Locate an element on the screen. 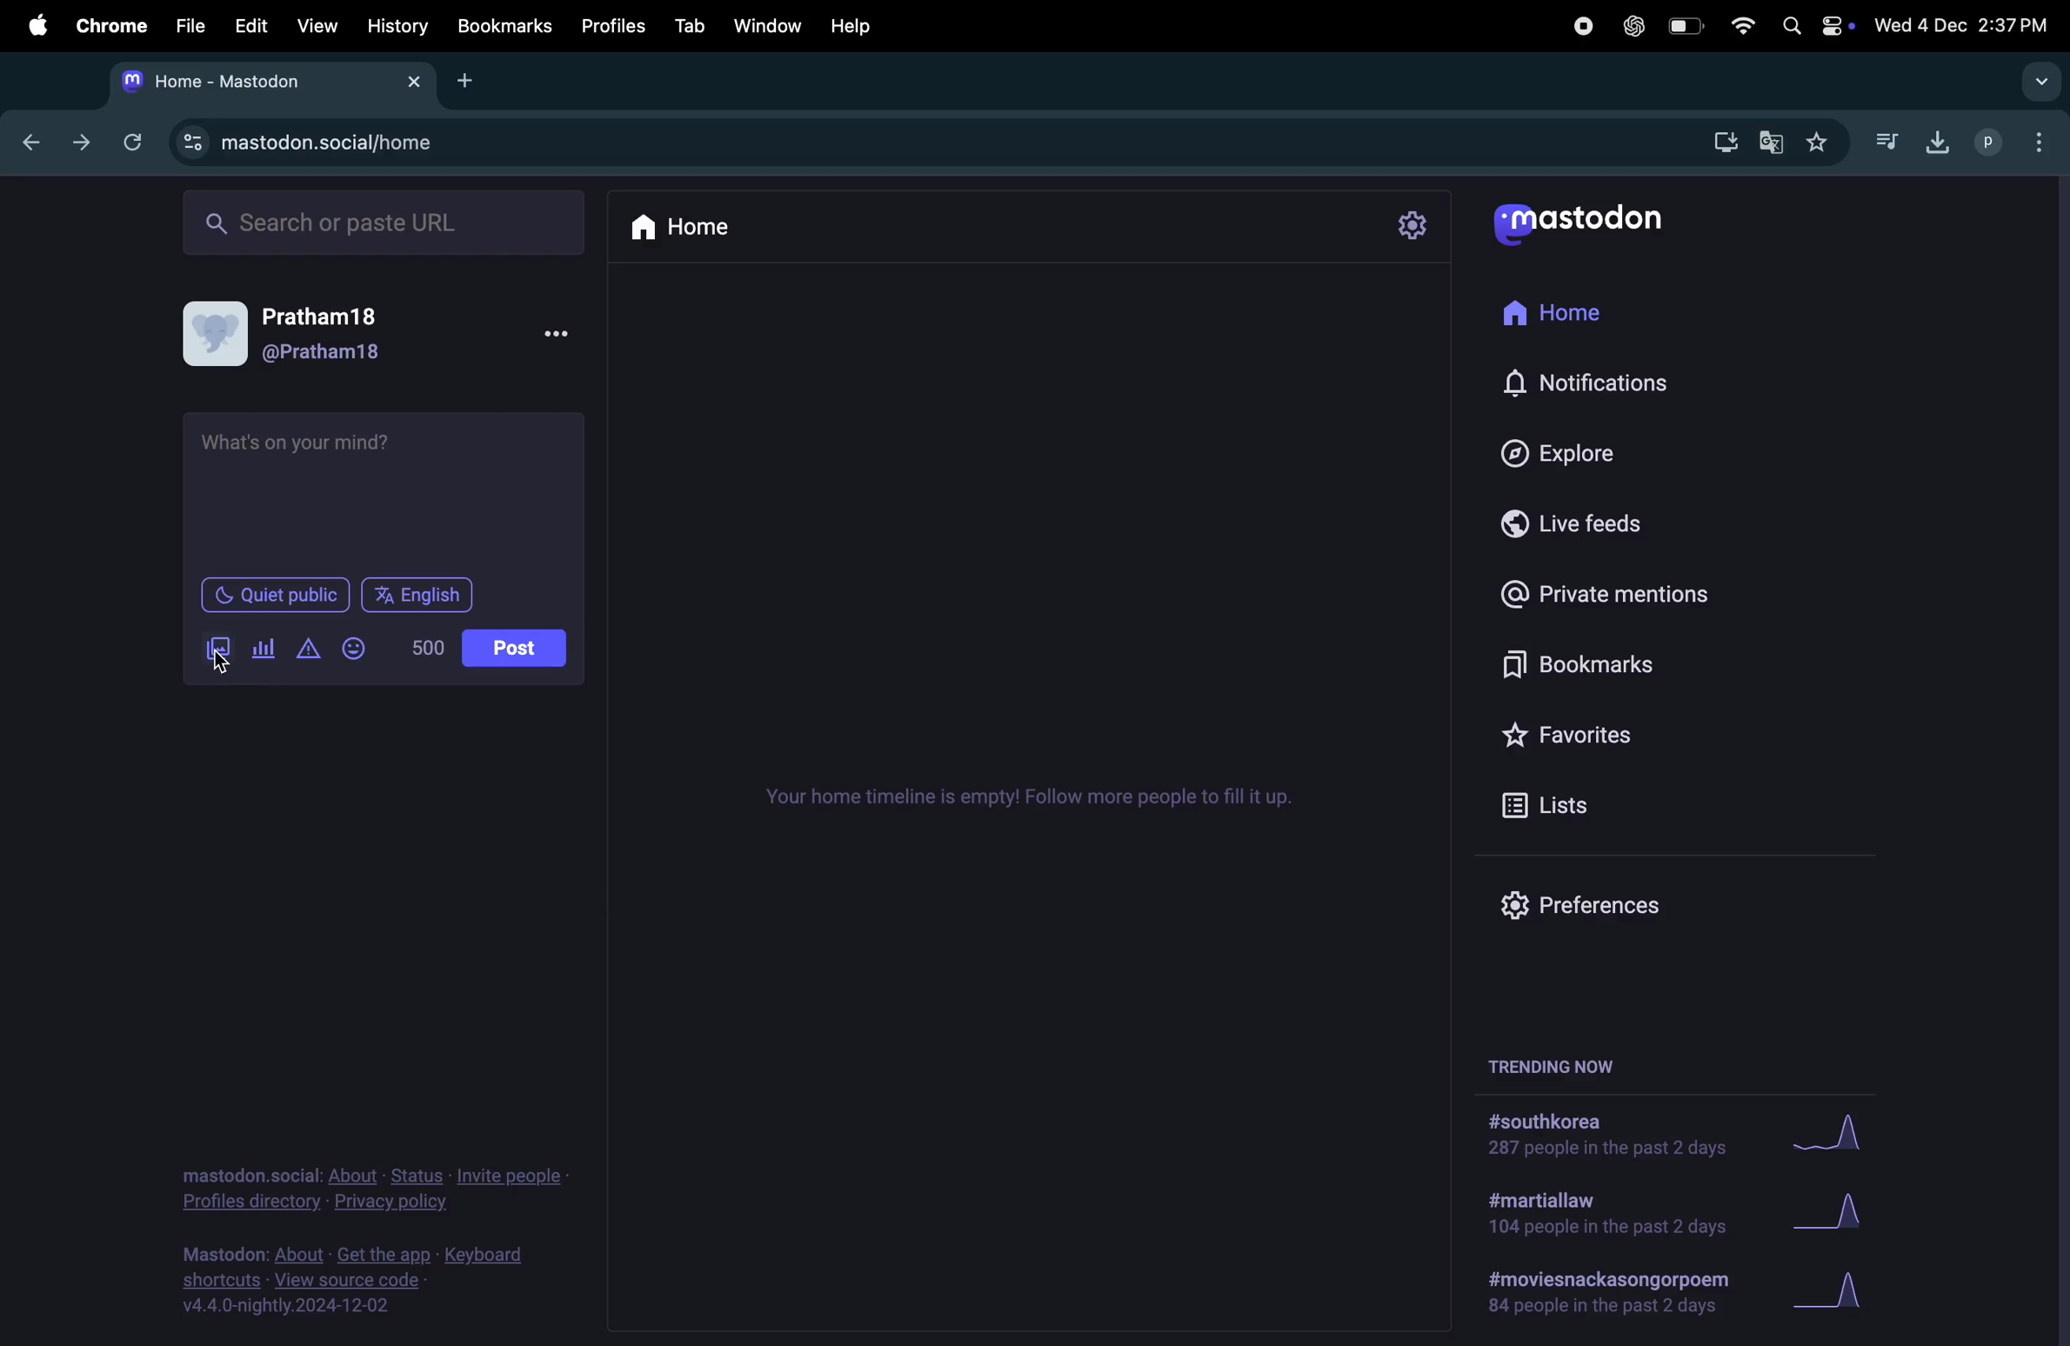  mastodon url is located at coordinates (313, 143).